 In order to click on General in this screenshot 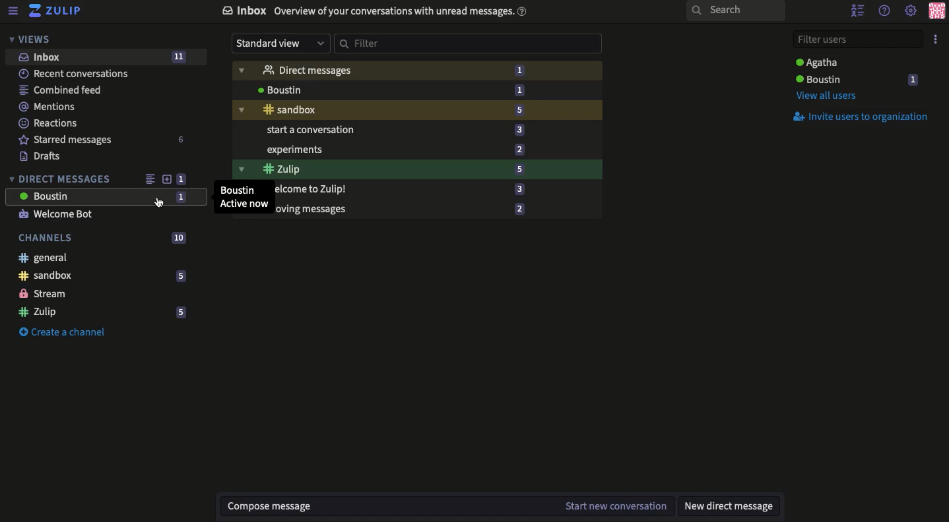, I will do `click(44, 258)`.